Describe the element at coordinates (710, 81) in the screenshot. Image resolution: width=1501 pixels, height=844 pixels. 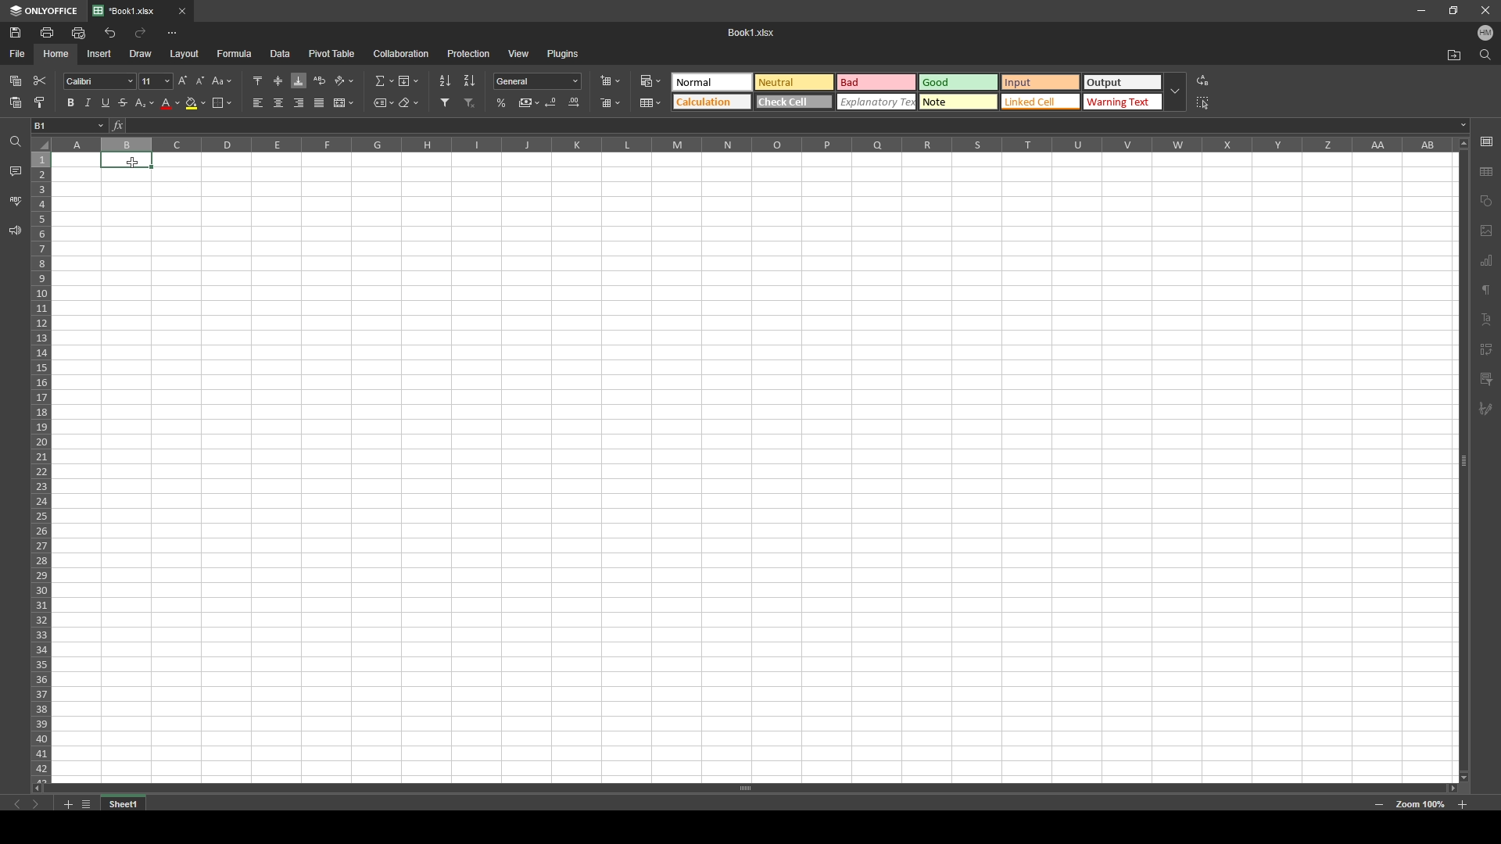
I see `Neutral` at that location.